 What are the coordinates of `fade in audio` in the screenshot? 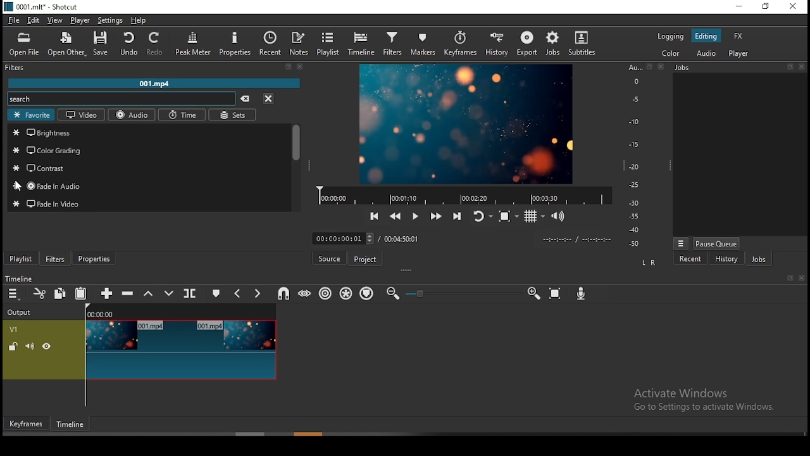 It's located at (149, 187).